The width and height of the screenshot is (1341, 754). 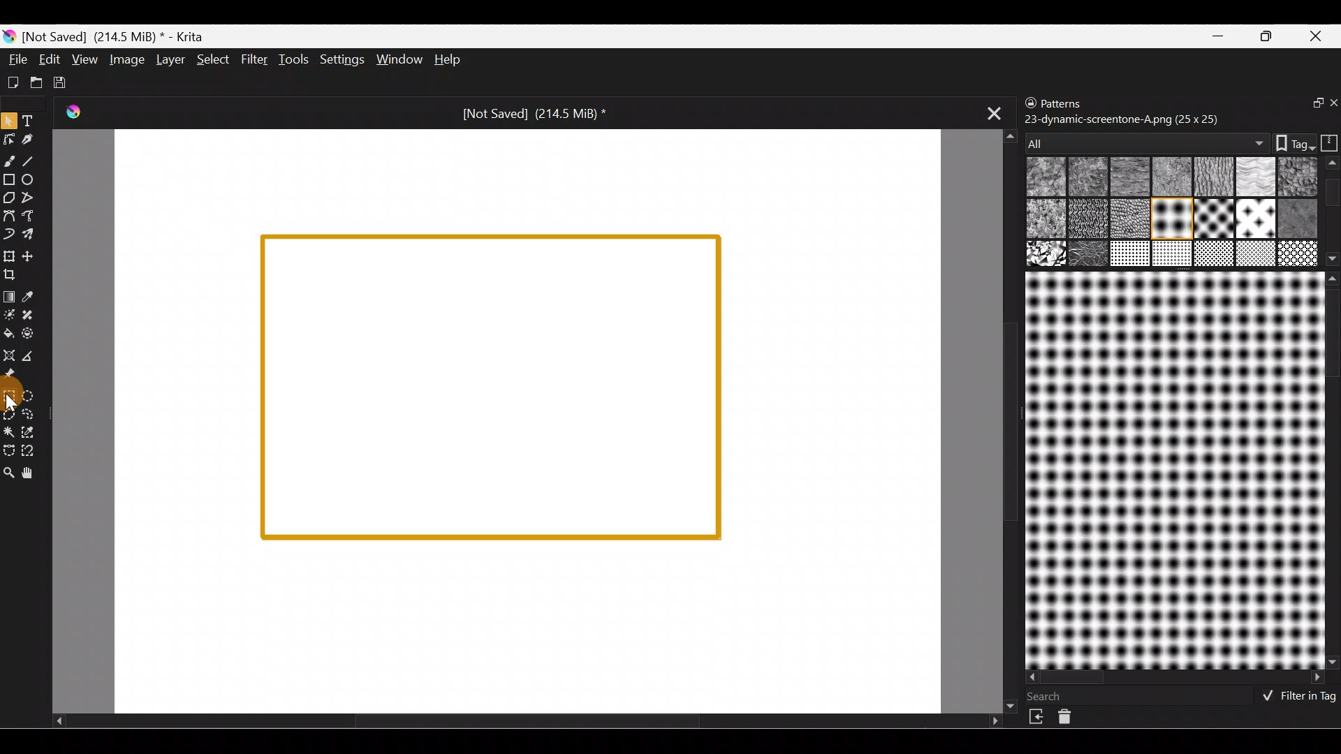 What do you see at coordinates (527, 725) in the screenshot?
I see `Scroll tab` at bounding box center [527, 725].